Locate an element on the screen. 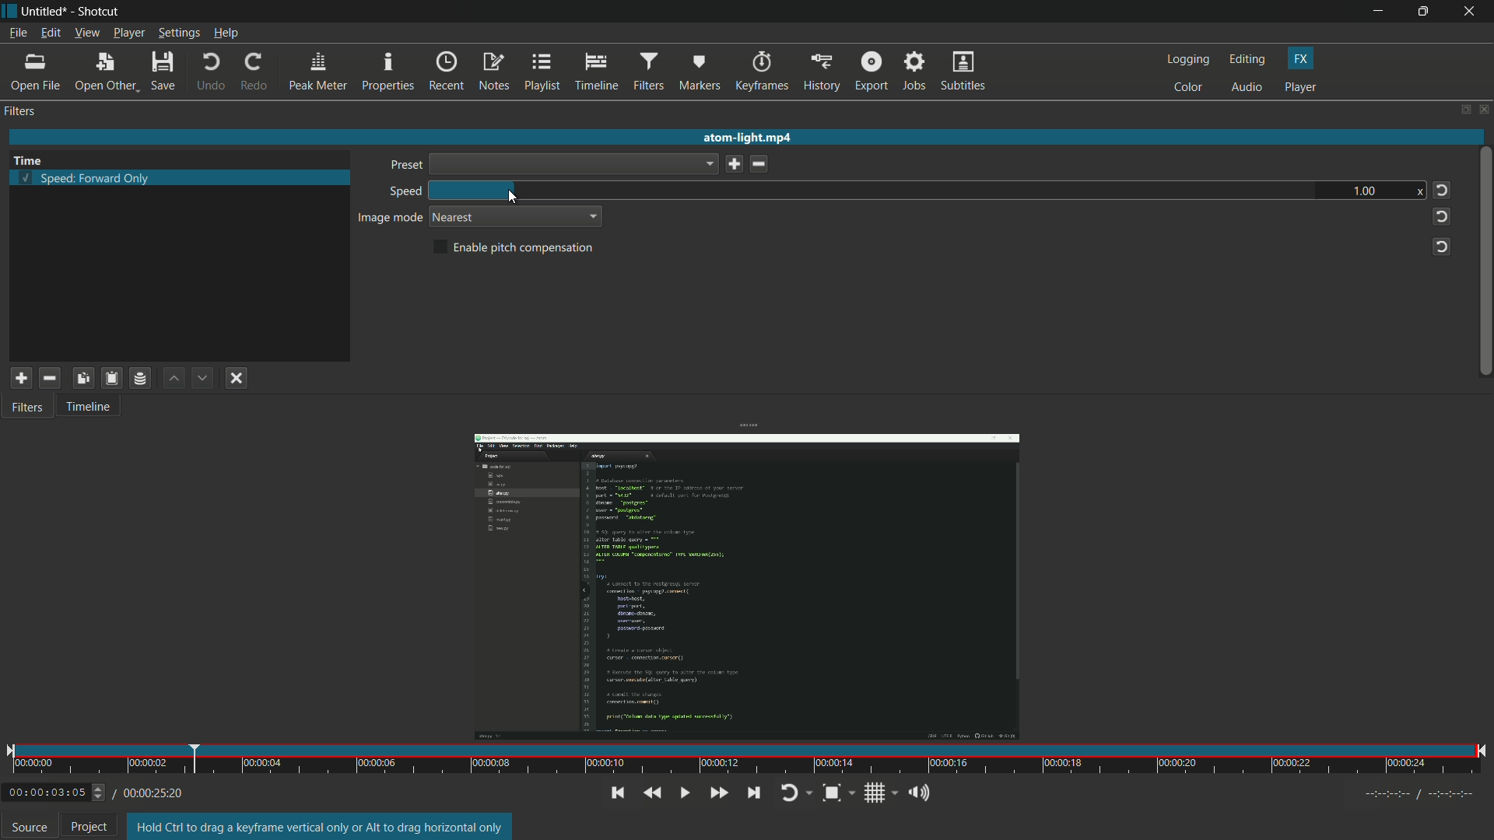  settings menu is located at coordinates (178, 33).